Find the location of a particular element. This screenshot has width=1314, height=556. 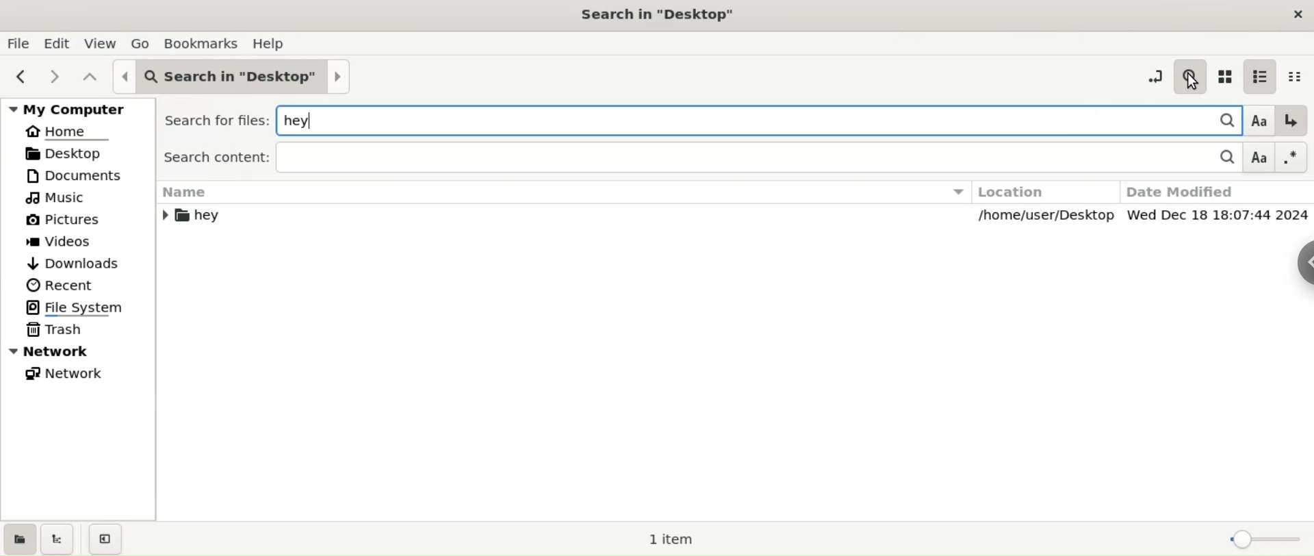

toggle location entry is located at coordinates (1150, 75).